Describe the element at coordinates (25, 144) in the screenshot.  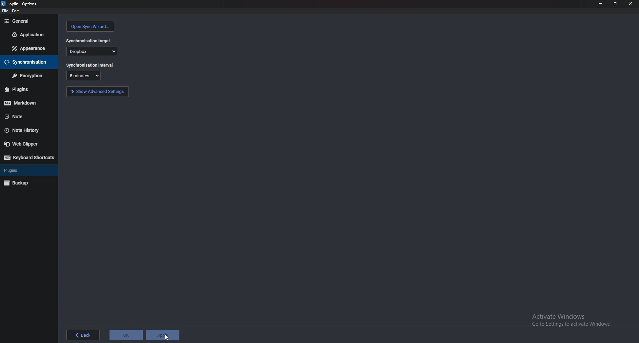
I see `web clipper` at that location.